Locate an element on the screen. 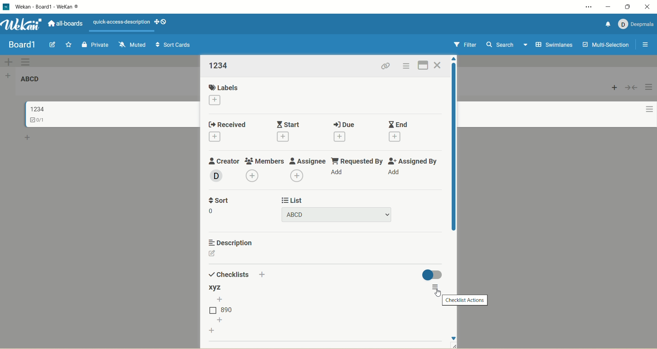  search is located at coordinates (506, 46).